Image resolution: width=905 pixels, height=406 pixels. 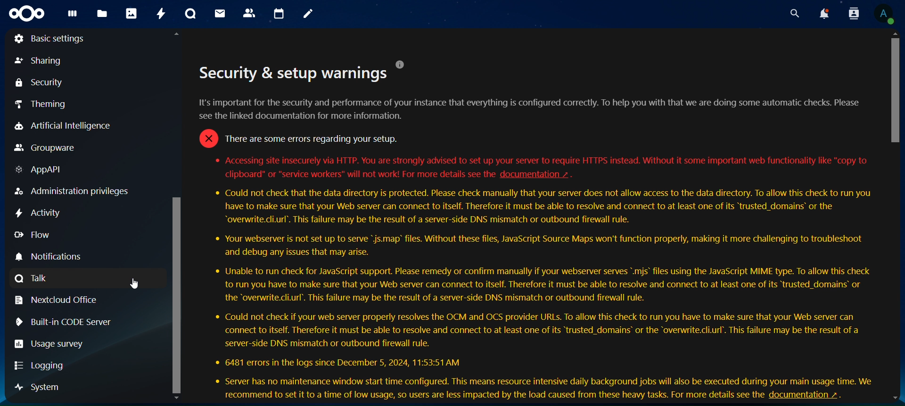 What do you see at coordinates (130, 281) in the screenshot?
I see `cursor` at bounding box center [130, 281].